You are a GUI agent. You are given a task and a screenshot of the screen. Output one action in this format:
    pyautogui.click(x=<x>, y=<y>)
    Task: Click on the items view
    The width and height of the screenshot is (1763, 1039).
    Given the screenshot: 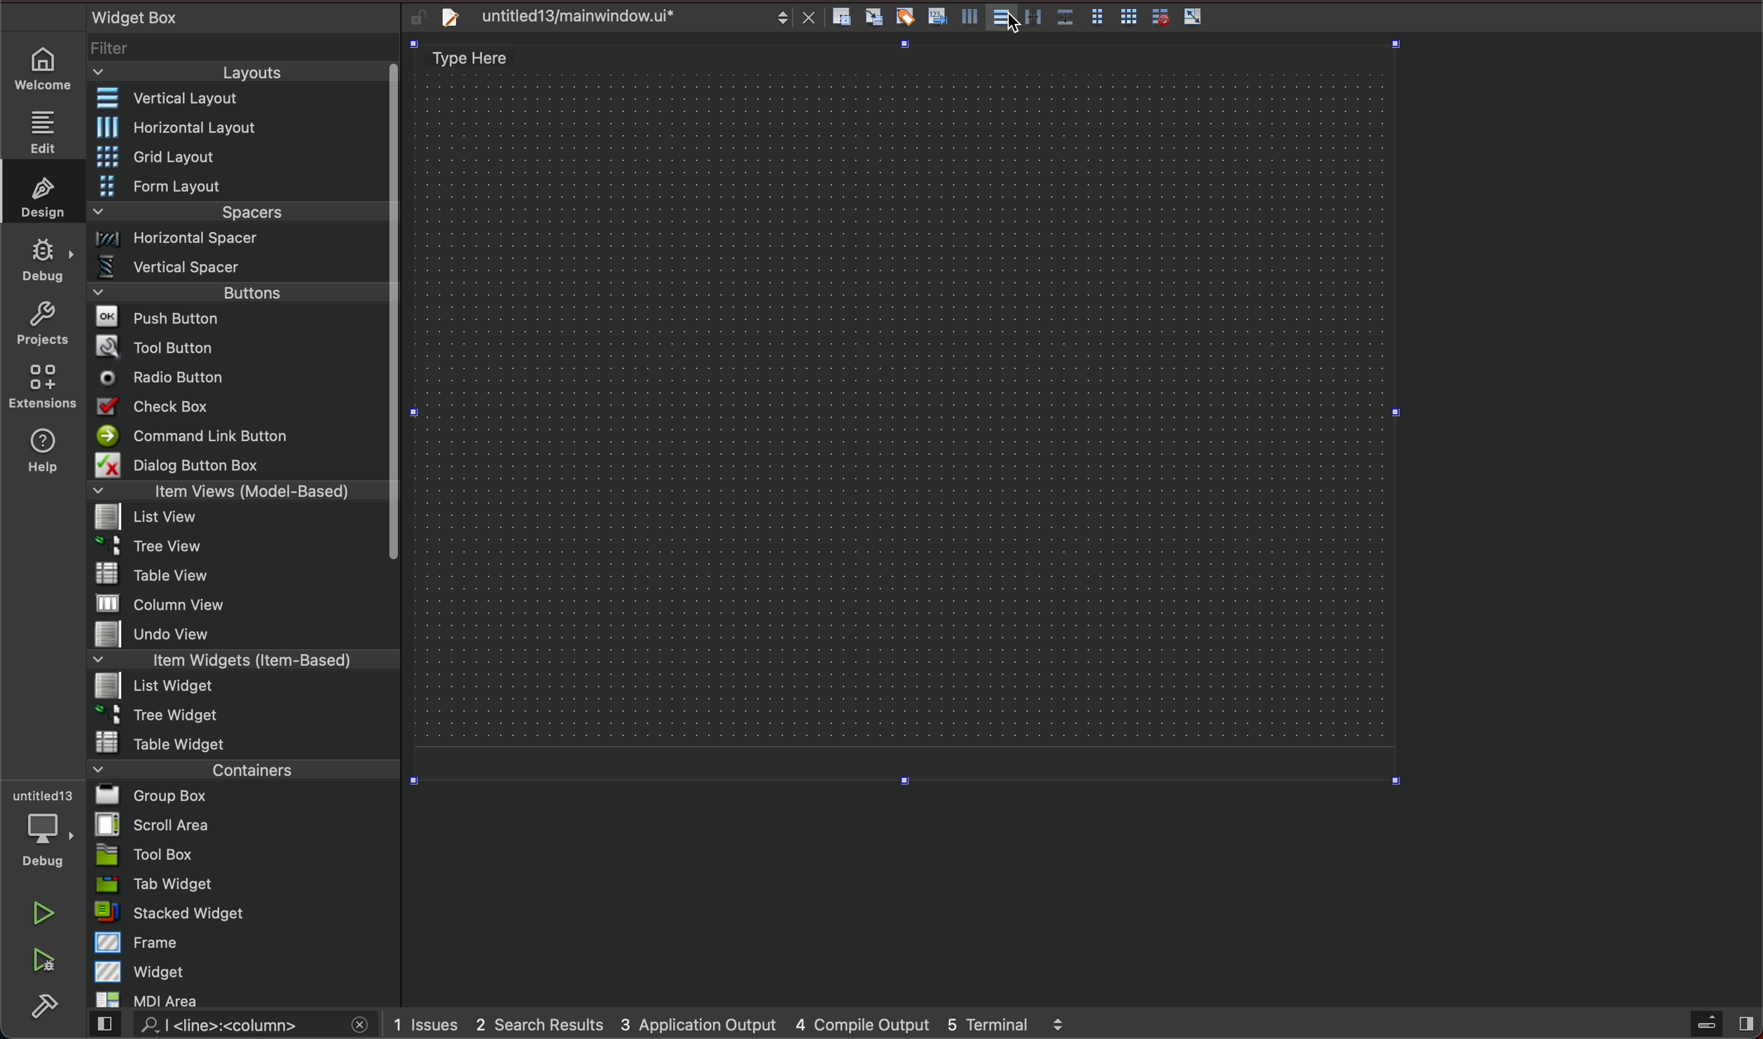 What is the action you would take?
    pyautogui.click(x=239, y=491)
    